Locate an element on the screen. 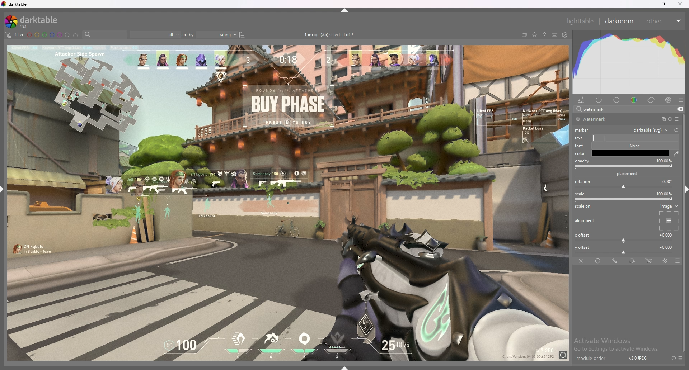 The height and width of the screenshot is (370, 689). marker type is located at coordinates (650, 129).